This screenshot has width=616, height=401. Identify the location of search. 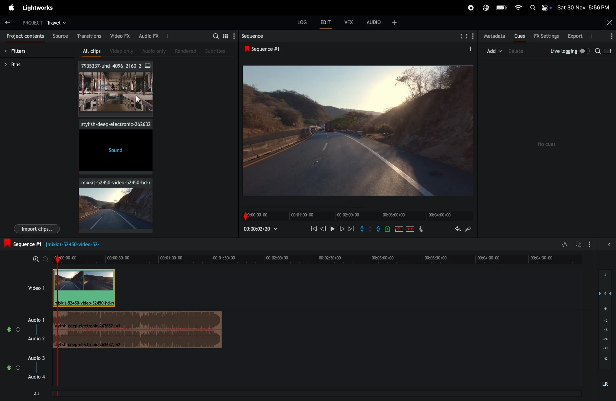
(219, 35).